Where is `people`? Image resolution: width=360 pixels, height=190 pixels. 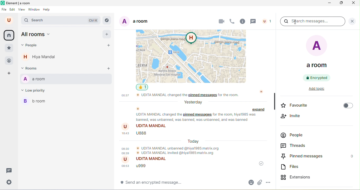
people is located at coordinates (267, 21).